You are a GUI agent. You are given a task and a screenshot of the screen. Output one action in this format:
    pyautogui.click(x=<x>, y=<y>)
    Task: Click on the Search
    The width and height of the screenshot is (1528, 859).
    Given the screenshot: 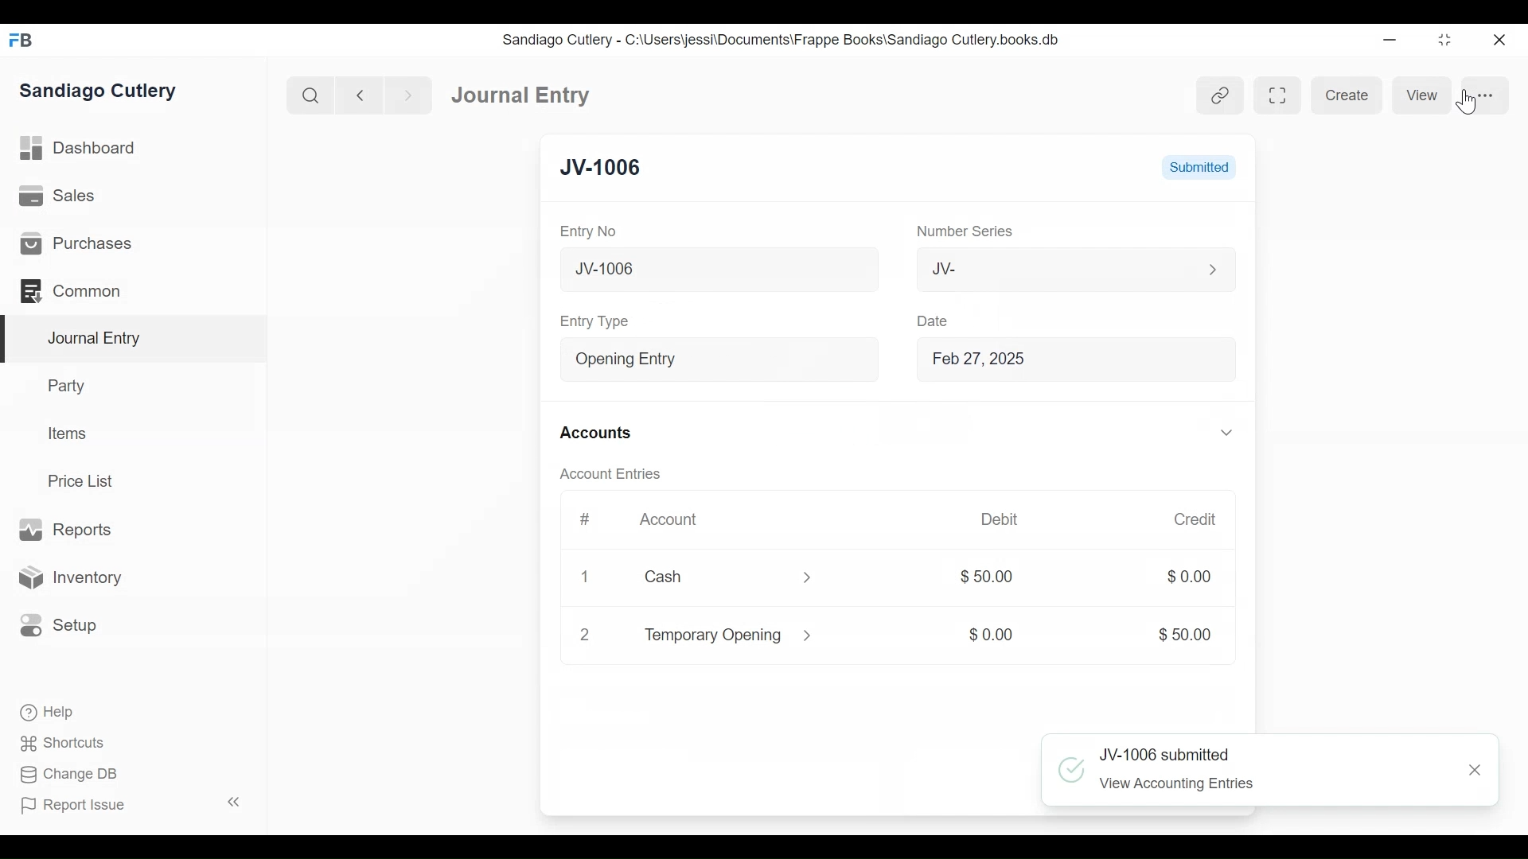 What is the action you would take?
    pyautogui.click(x=309, y=95)
    